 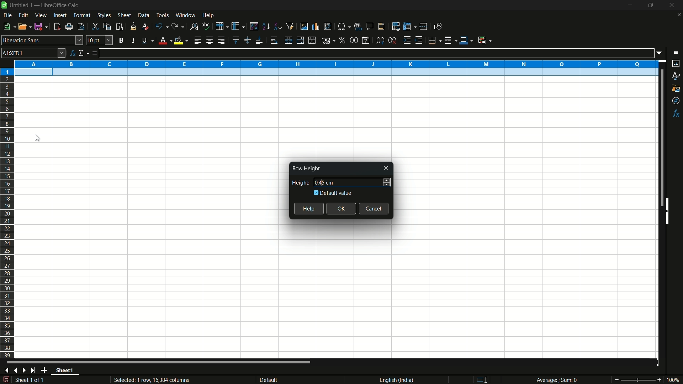 I want to click on insert comment, so click(x=370, y=26).